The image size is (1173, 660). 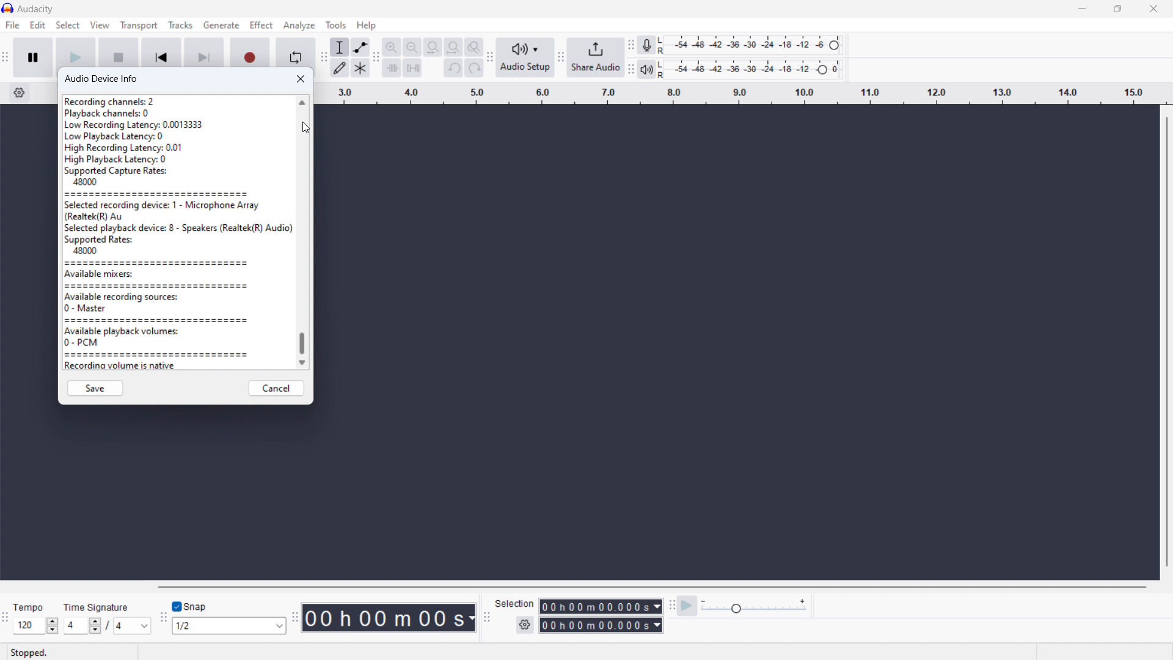 What do you see at coordinates (1155, 9) in the screenshot?
I see `close` at bounding box center [1155, 9].